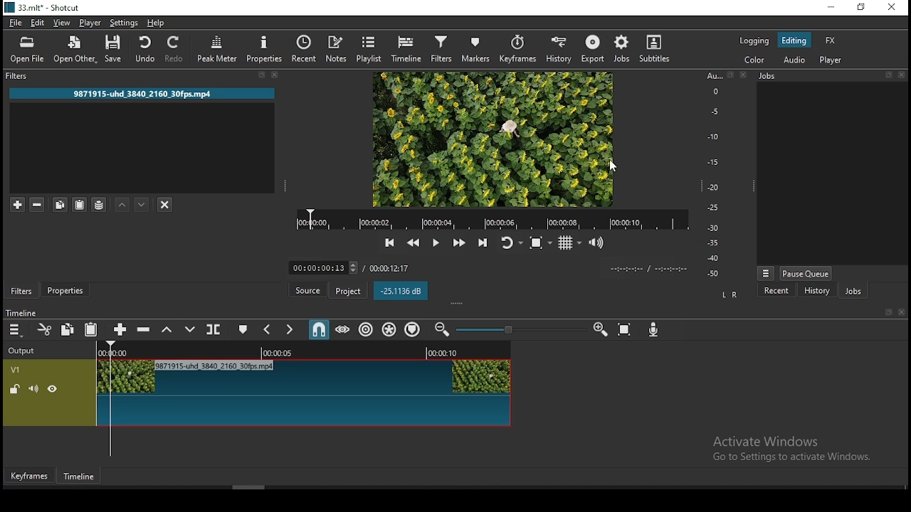 The height and width of the screenshot is (512, 911). What do you see at coordinates (510, 243) in the screenshot?
I see `toggle player looping` at bounding box center [510, 243].